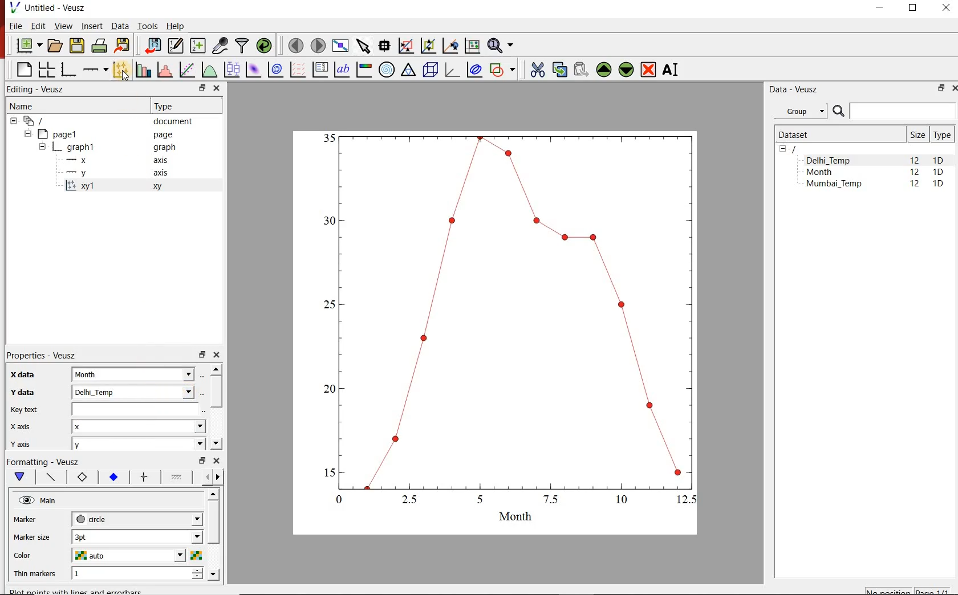 This screenshot has height=595, width=958. I want to click on cursor, so click(125, 76).